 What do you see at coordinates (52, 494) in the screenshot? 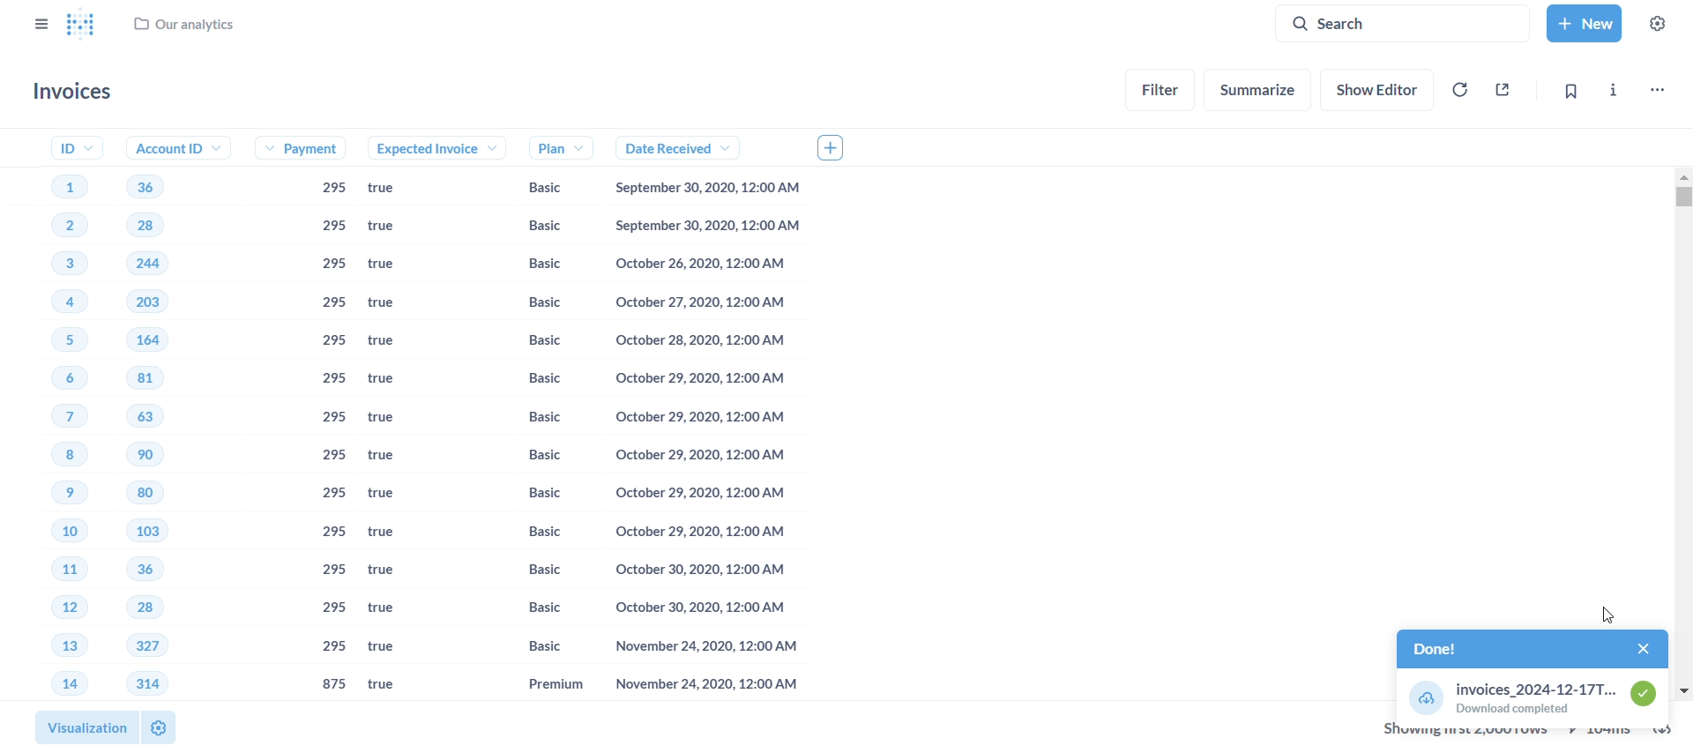
I see `9` at bounding box center [52, 494].